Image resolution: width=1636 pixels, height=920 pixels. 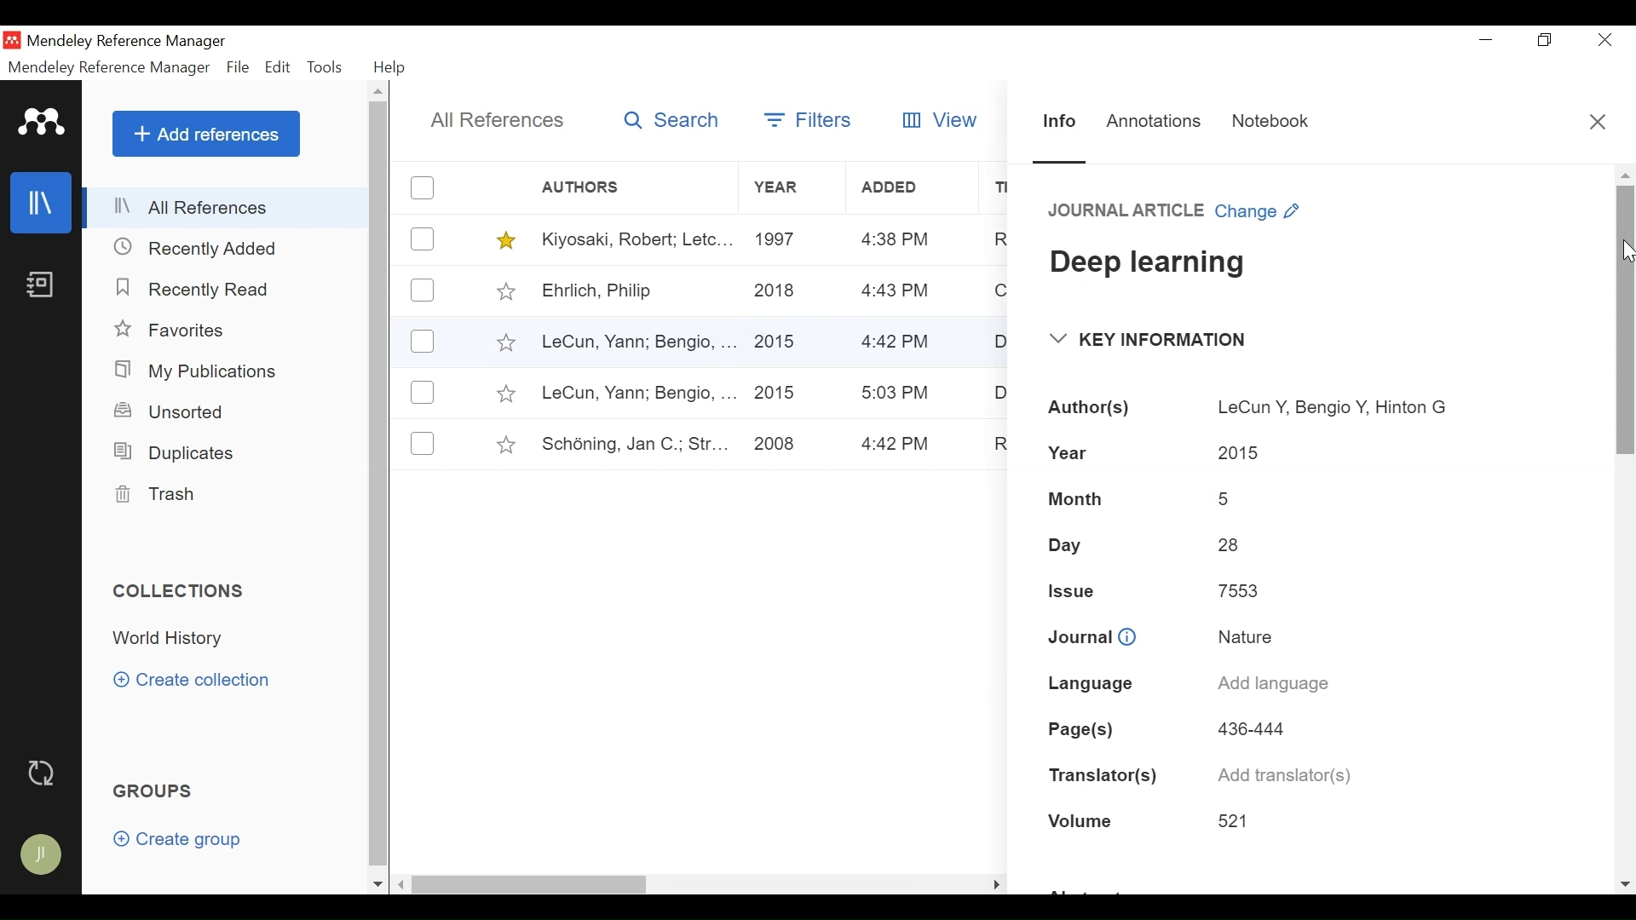 I want to click on Authors, so click(x=584, y=188).